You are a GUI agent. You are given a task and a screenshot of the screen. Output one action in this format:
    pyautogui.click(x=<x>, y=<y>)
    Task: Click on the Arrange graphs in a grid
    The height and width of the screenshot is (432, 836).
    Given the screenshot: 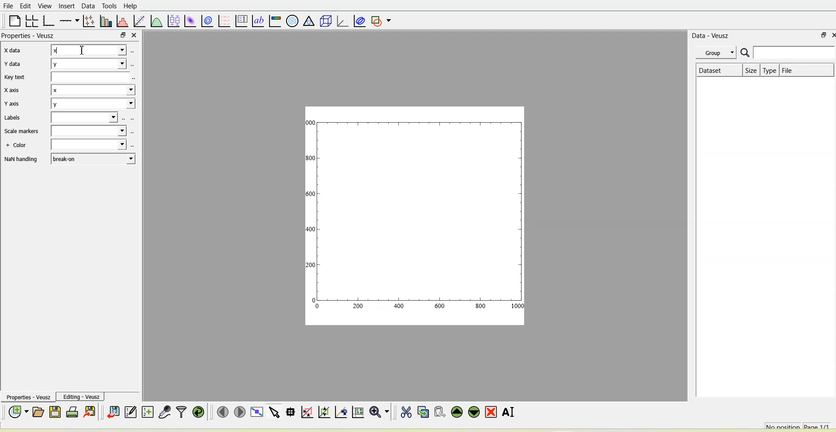 What is the action you would take?
    pyautogui.click(x=32, y=21)
    